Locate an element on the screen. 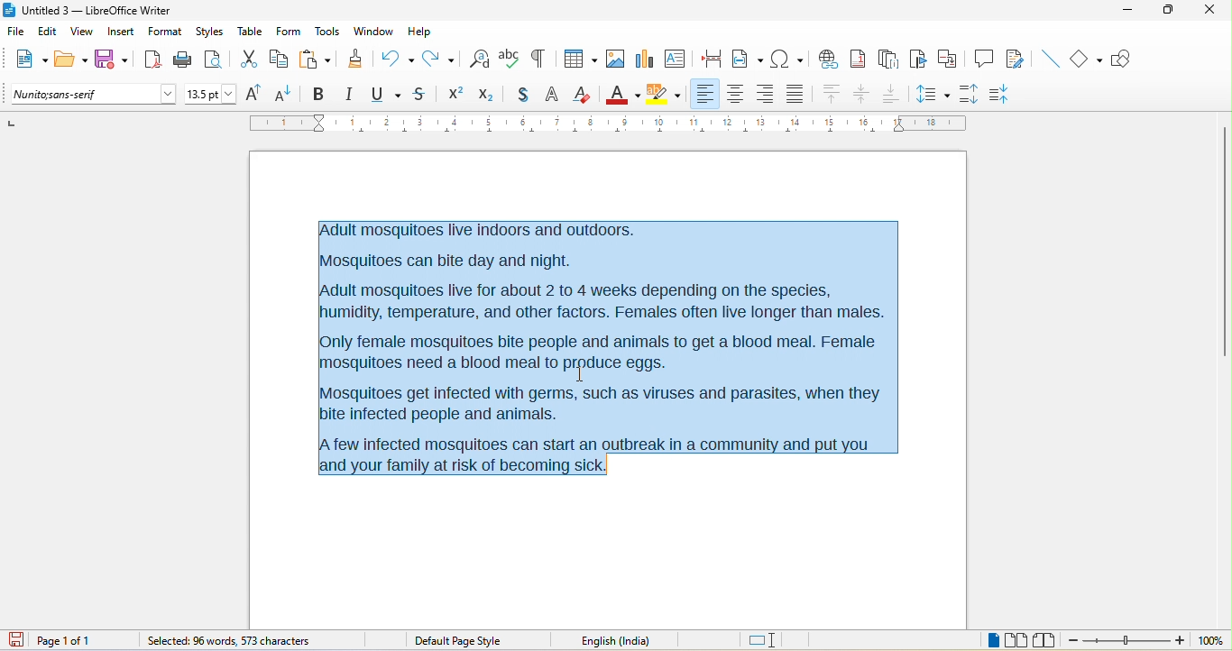 The width and height of the screenshot is (1232, 651). subscript is located at coordinates (484, 95).